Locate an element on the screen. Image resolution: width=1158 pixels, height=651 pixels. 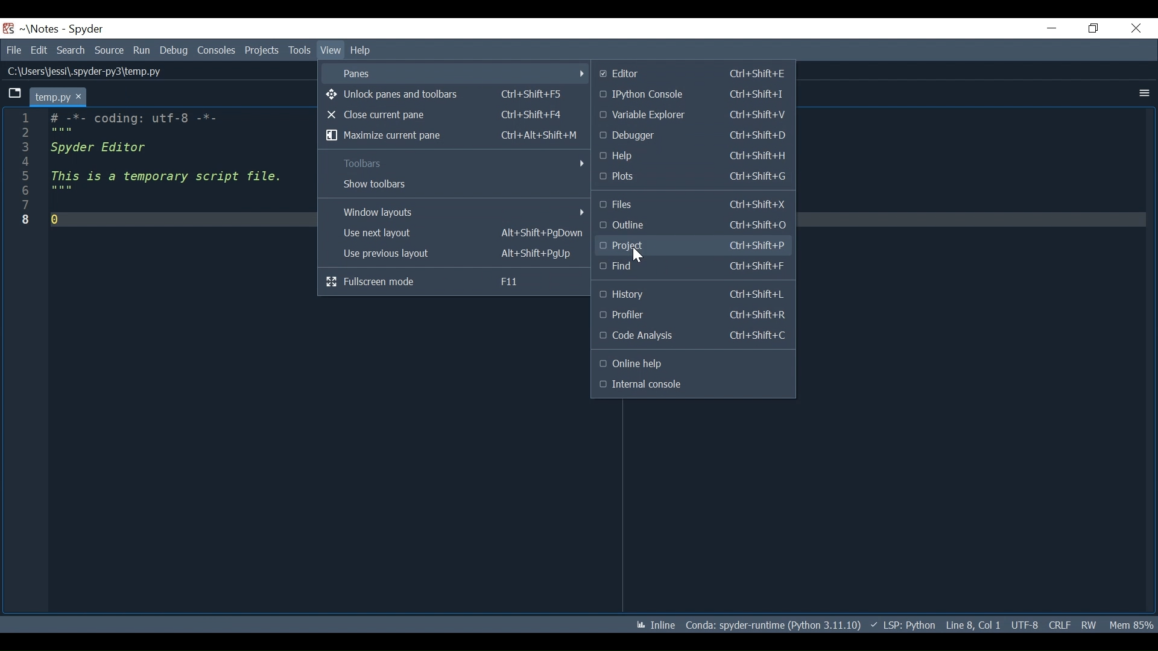
History is located at coordinates (693, 295).